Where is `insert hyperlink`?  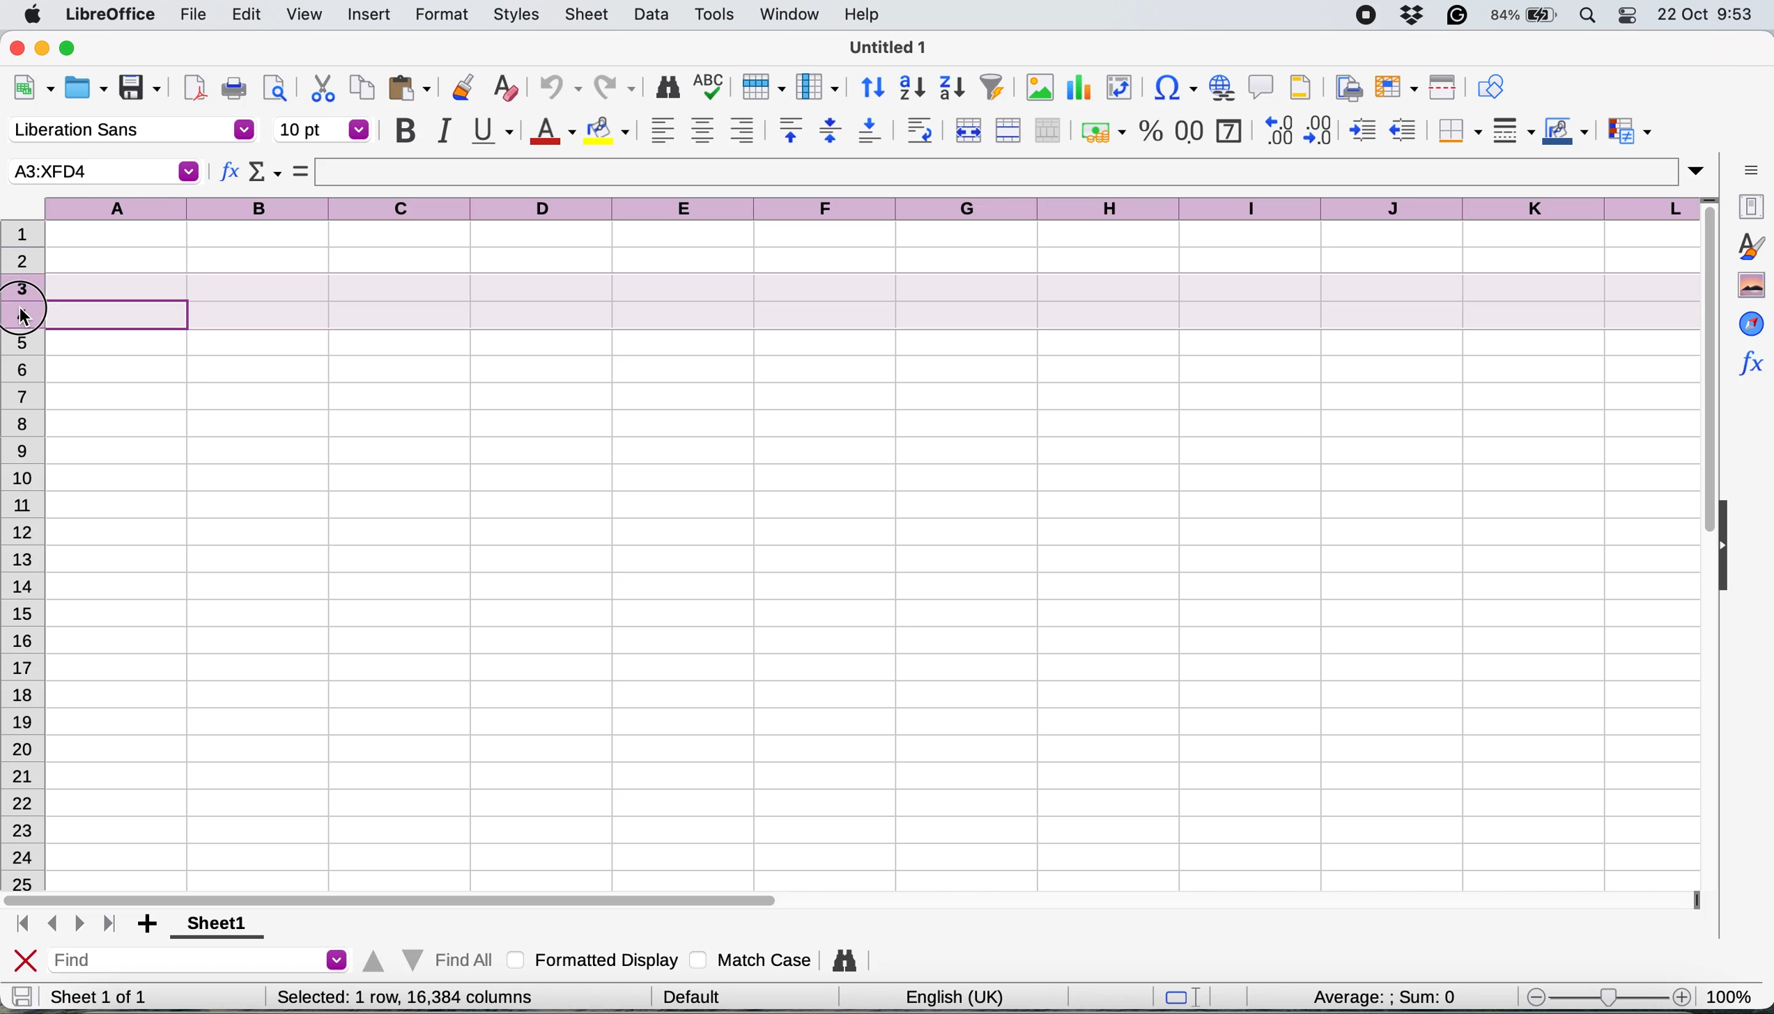
insert hyperlink is located at coordinates (1169, 90).